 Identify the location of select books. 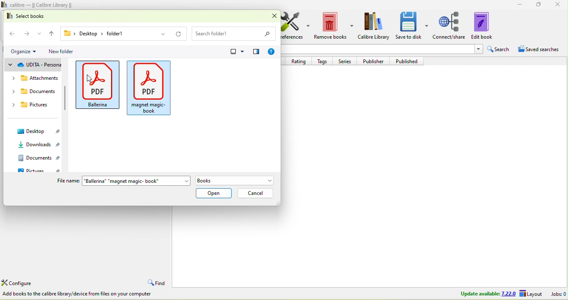
(36, 16).